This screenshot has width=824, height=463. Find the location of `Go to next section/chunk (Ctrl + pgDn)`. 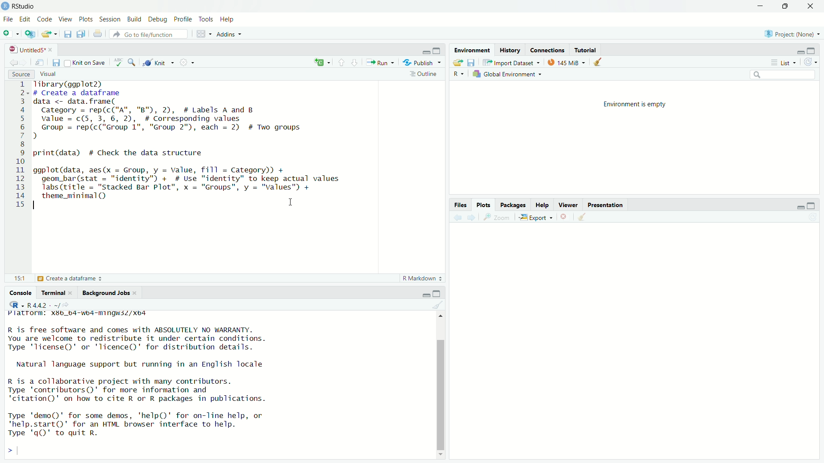

Go to next section/chunk (Ctrl + pgDn) is located at coordinates (354, 62).